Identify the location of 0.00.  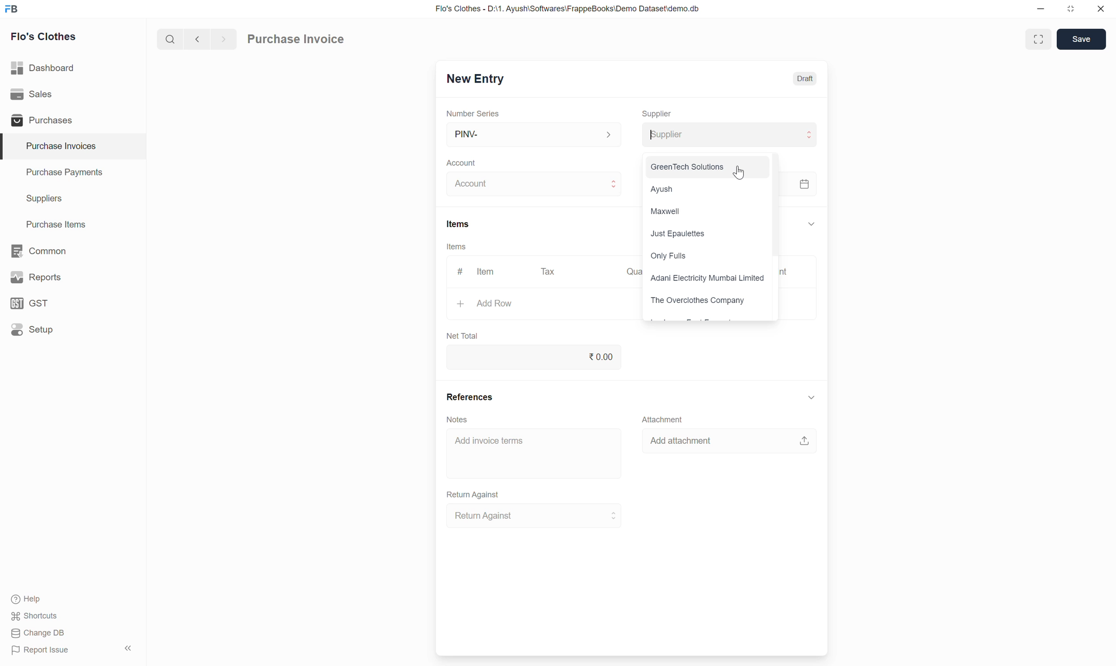
(533, 357).